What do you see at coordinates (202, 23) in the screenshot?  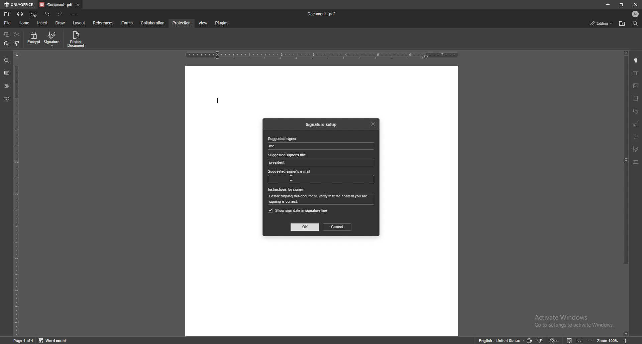 I see `view` at bounding box center [202, 23].